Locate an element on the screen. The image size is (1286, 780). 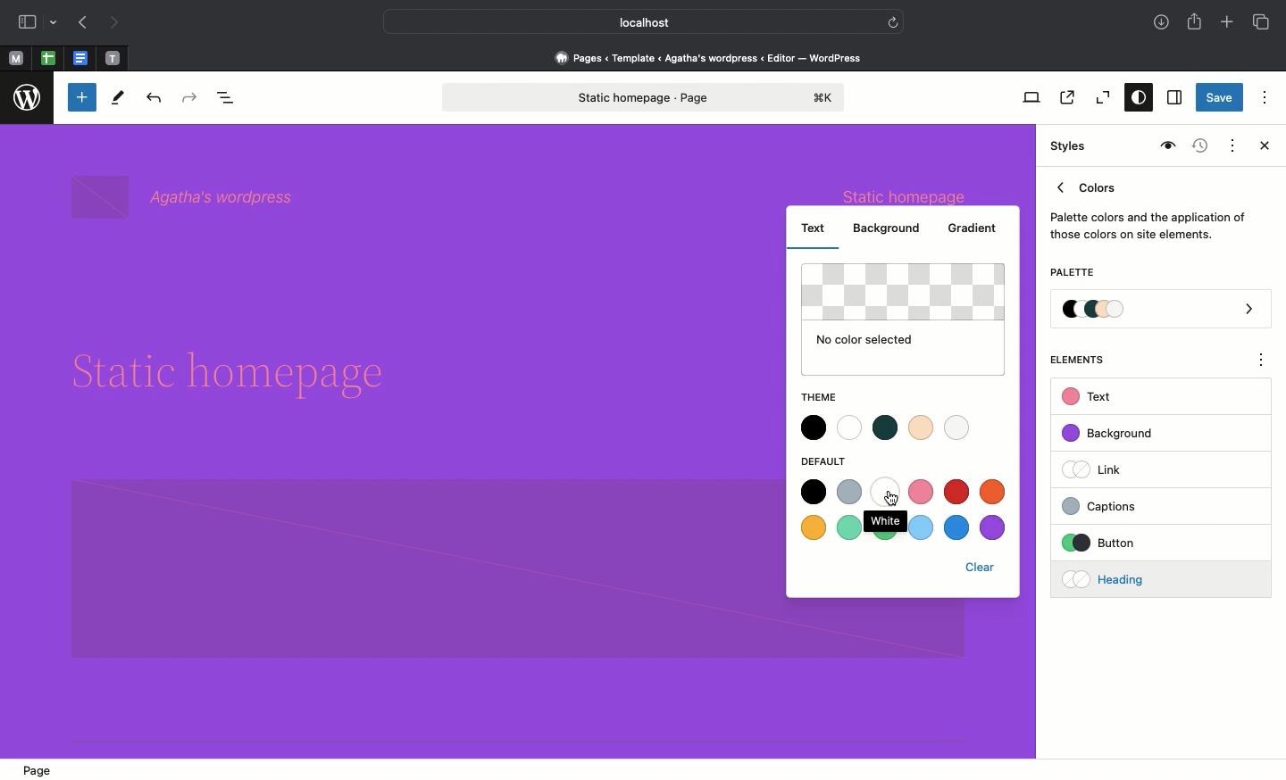
Toggle blocker is located at coordinates (82, 97).